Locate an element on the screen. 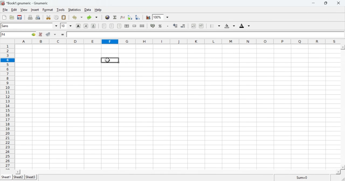 This screenshot has width=345, height=181. View is located at coordinates (24, 10).